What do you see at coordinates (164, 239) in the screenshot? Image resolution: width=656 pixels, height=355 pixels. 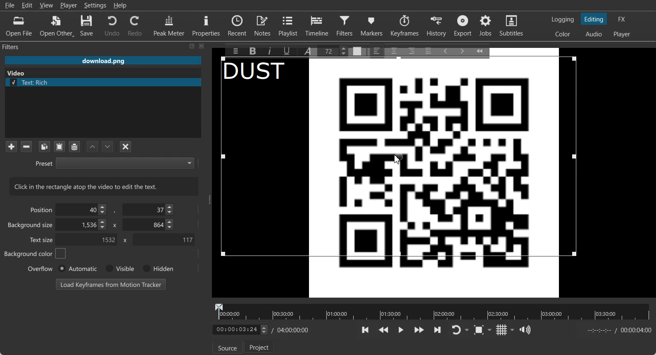 I see `Text Size Y- Coordinate` at bounding box center [164, 239].